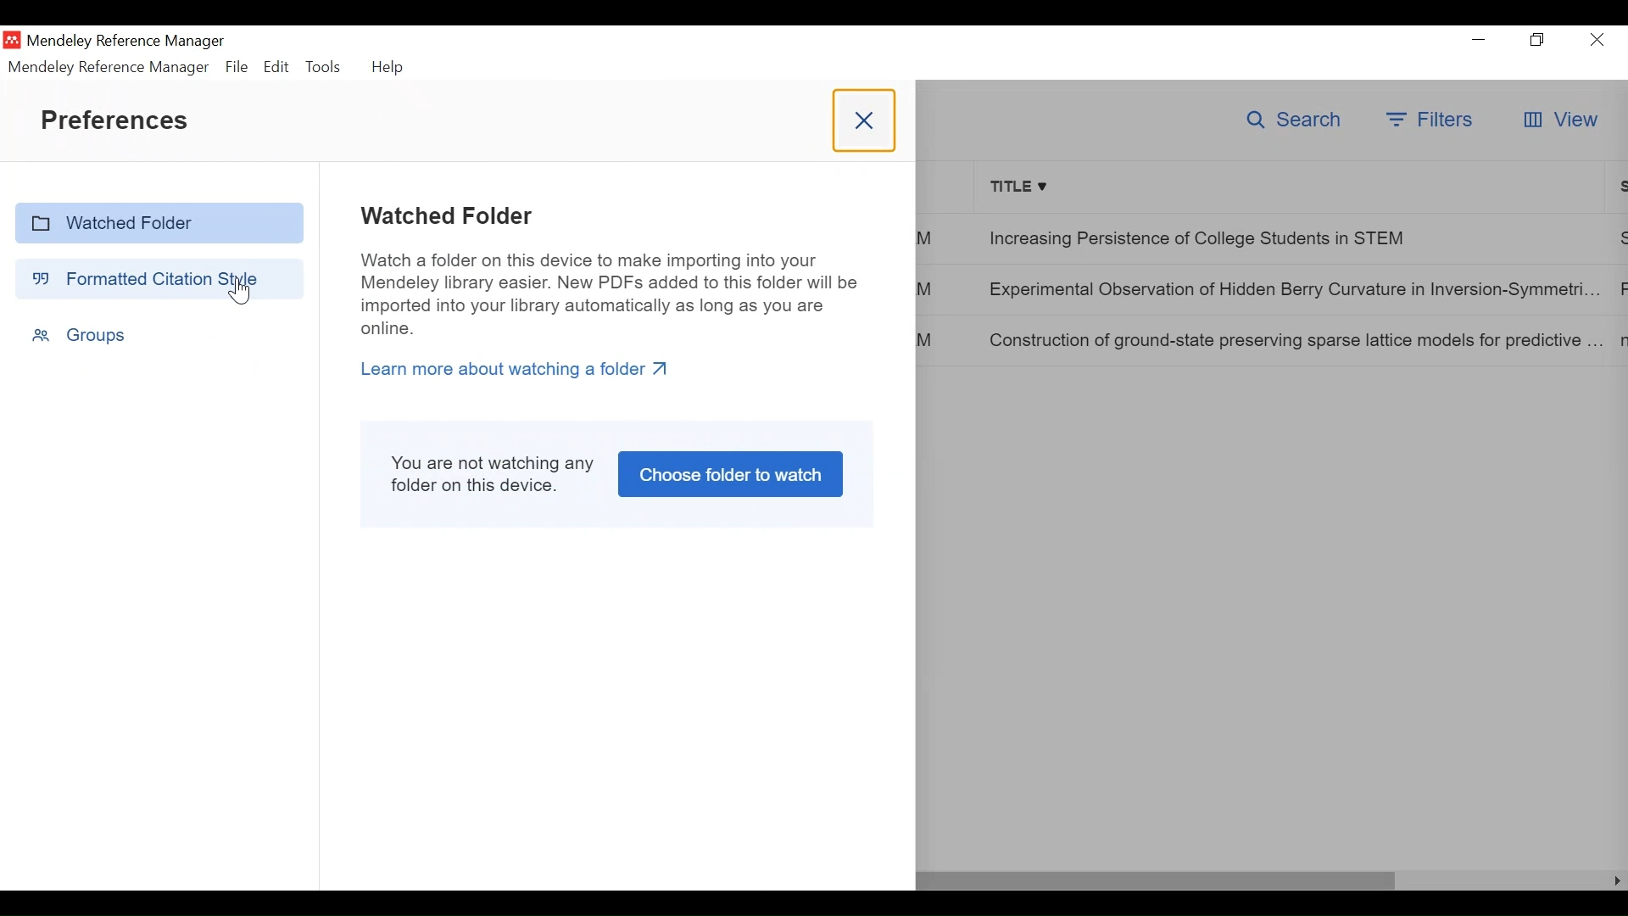 Image resolution: width=1628 pixels, height=916 pixels. What do you see at coordinates (79, 334) in the screenshot?
I see `Groups` at bounding box center [79, 334].